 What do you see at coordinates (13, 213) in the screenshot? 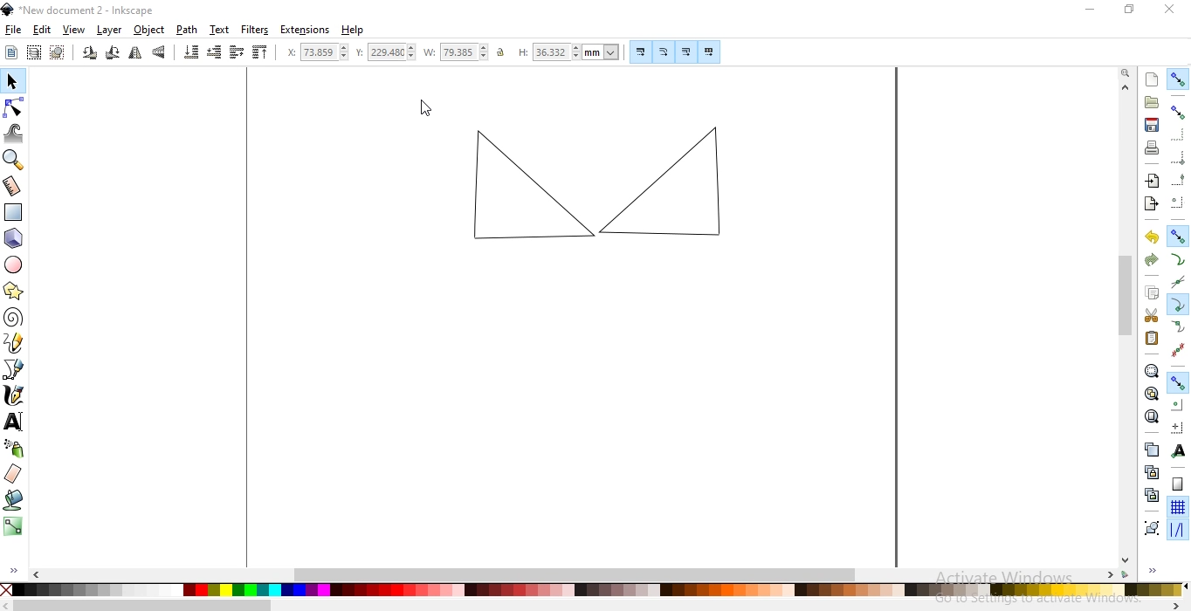
I see `create rectangles or squares` at bounding box center [13, 213].